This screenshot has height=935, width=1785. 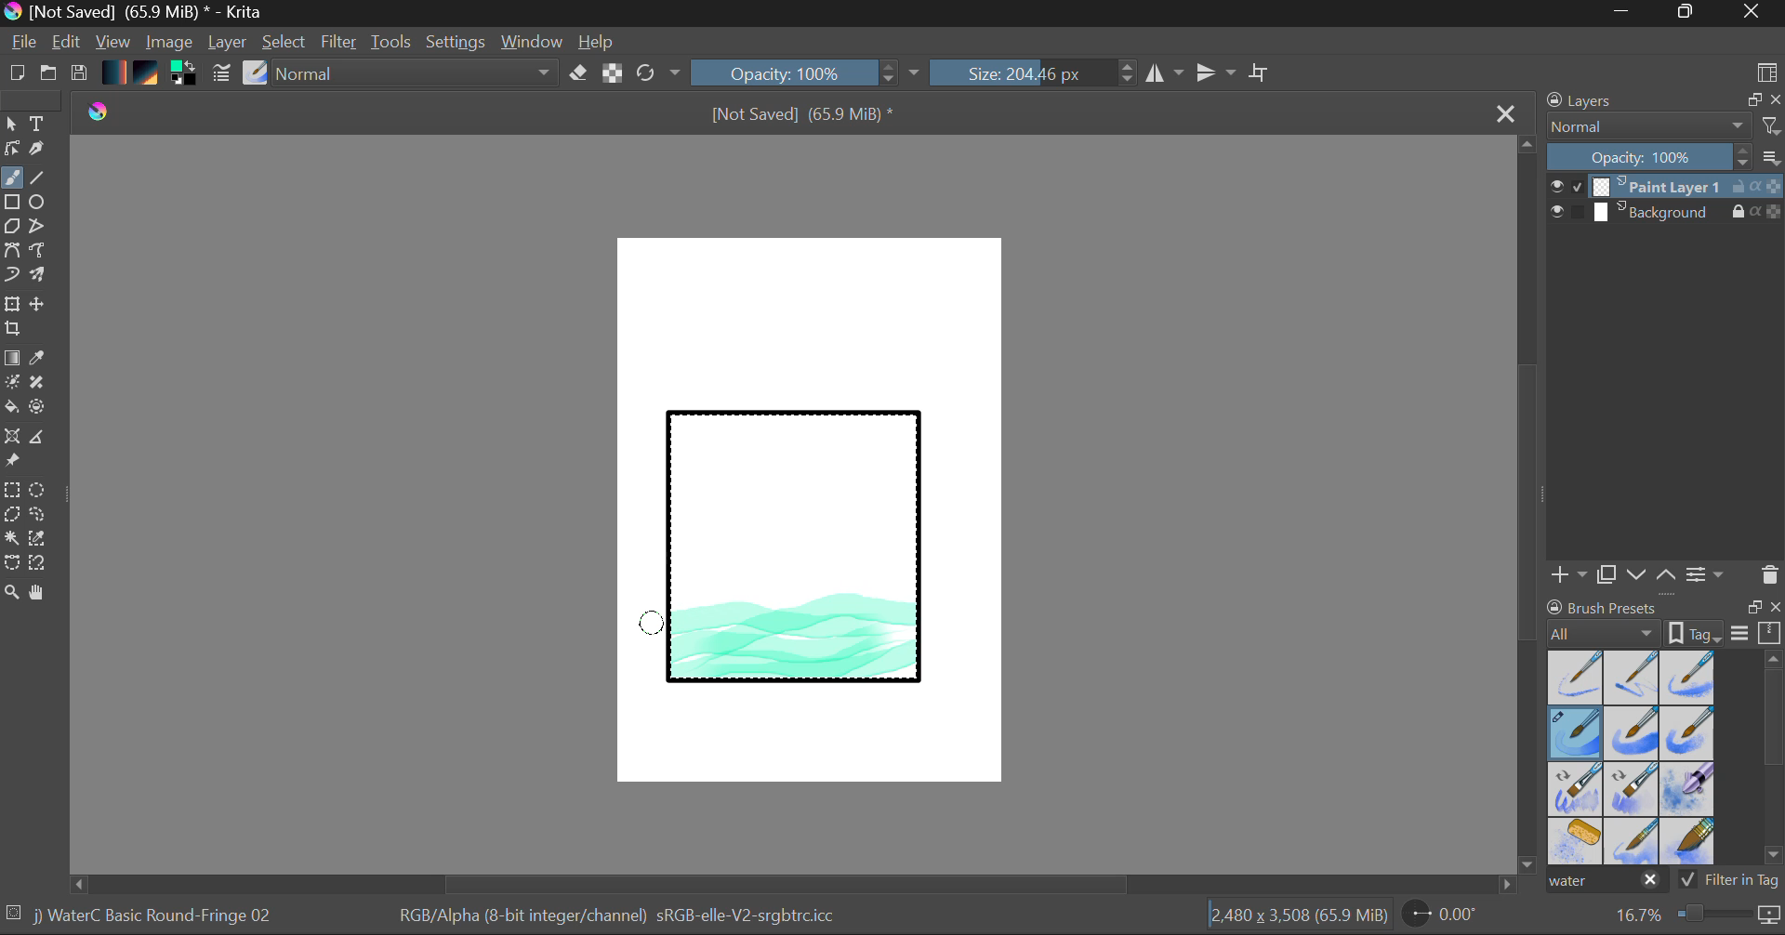 I want to click on Settings, so click(x=456, y=42).